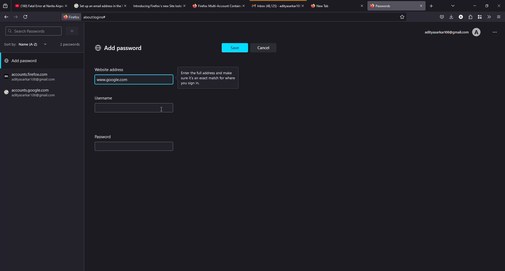 The image size is (505, 271). What do you see at coordinates (31, 93) in the screenshot?
I see `firefox` at bounding box center [31, 93].